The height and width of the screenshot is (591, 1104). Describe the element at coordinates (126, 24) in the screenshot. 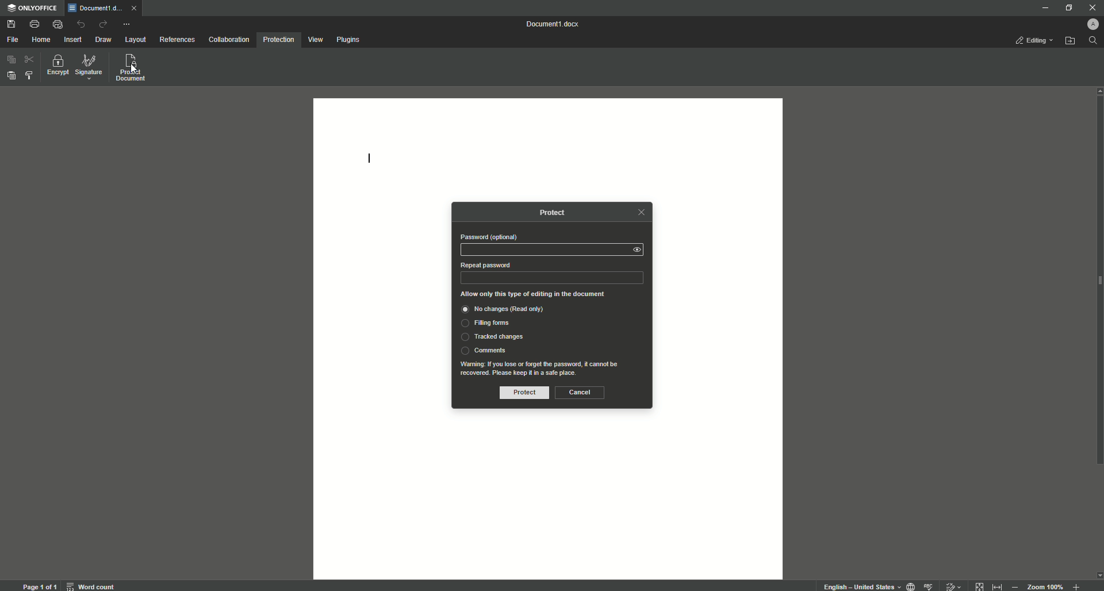

I see `More Actions` at that location.